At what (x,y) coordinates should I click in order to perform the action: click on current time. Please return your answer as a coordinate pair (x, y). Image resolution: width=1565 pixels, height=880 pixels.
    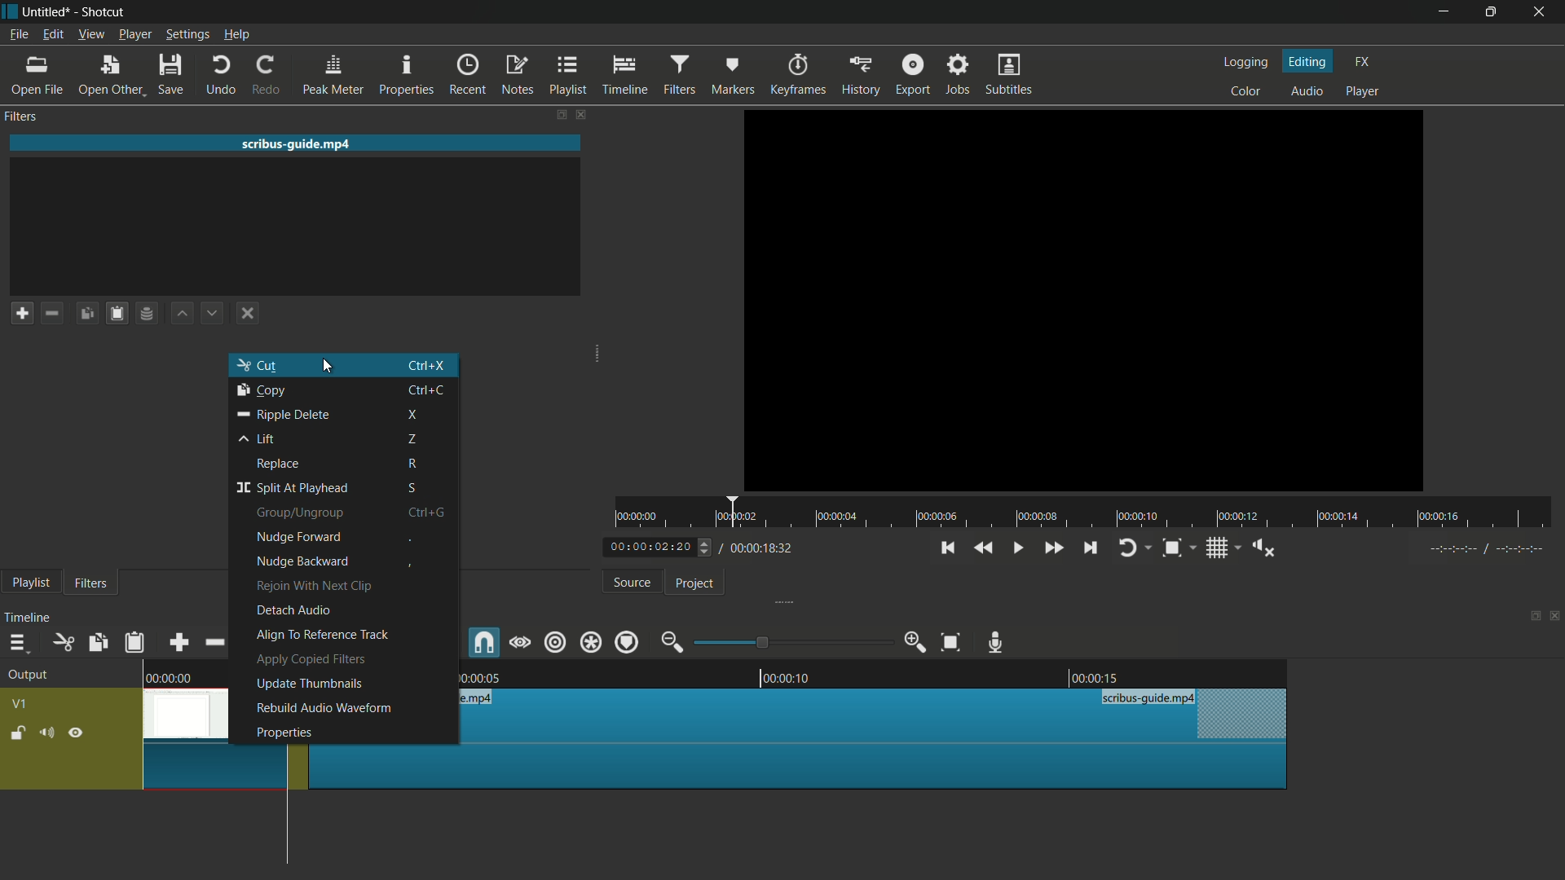
    Looking at the image, I should click on (648, 548).